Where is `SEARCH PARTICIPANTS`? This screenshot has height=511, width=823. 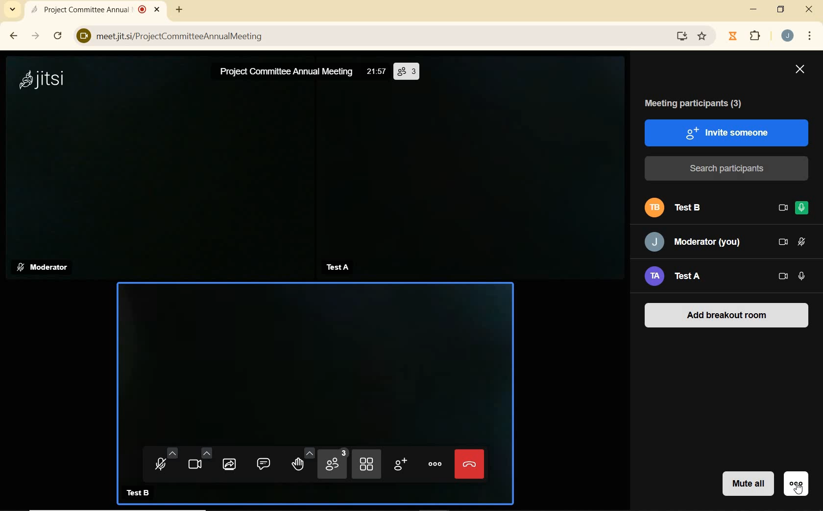 SEARCH PARTICIPANTS is located at coordinates (727, 168).